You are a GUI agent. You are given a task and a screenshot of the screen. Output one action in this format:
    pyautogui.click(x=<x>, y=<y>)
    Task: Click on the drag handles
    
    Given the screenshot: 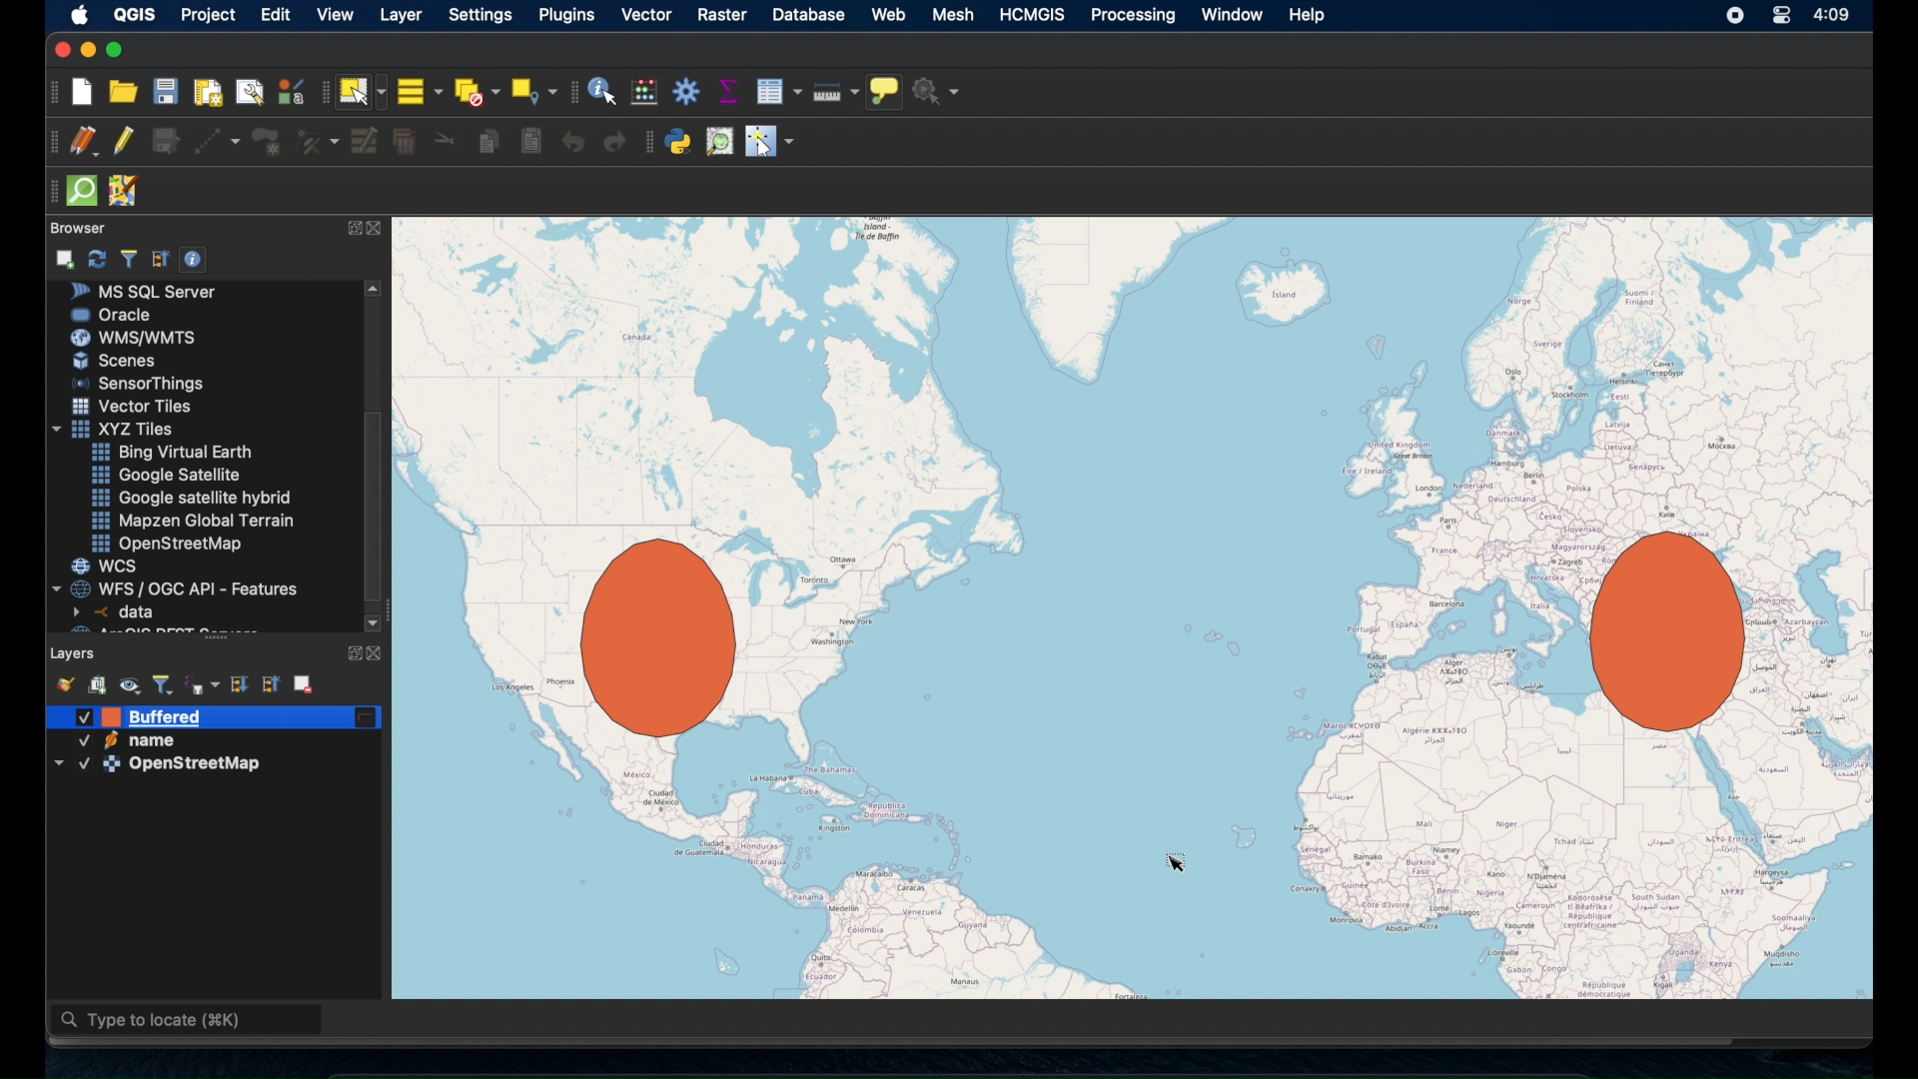 What is the action you would take?
    pyautogui.click(x=49, y=189)
    